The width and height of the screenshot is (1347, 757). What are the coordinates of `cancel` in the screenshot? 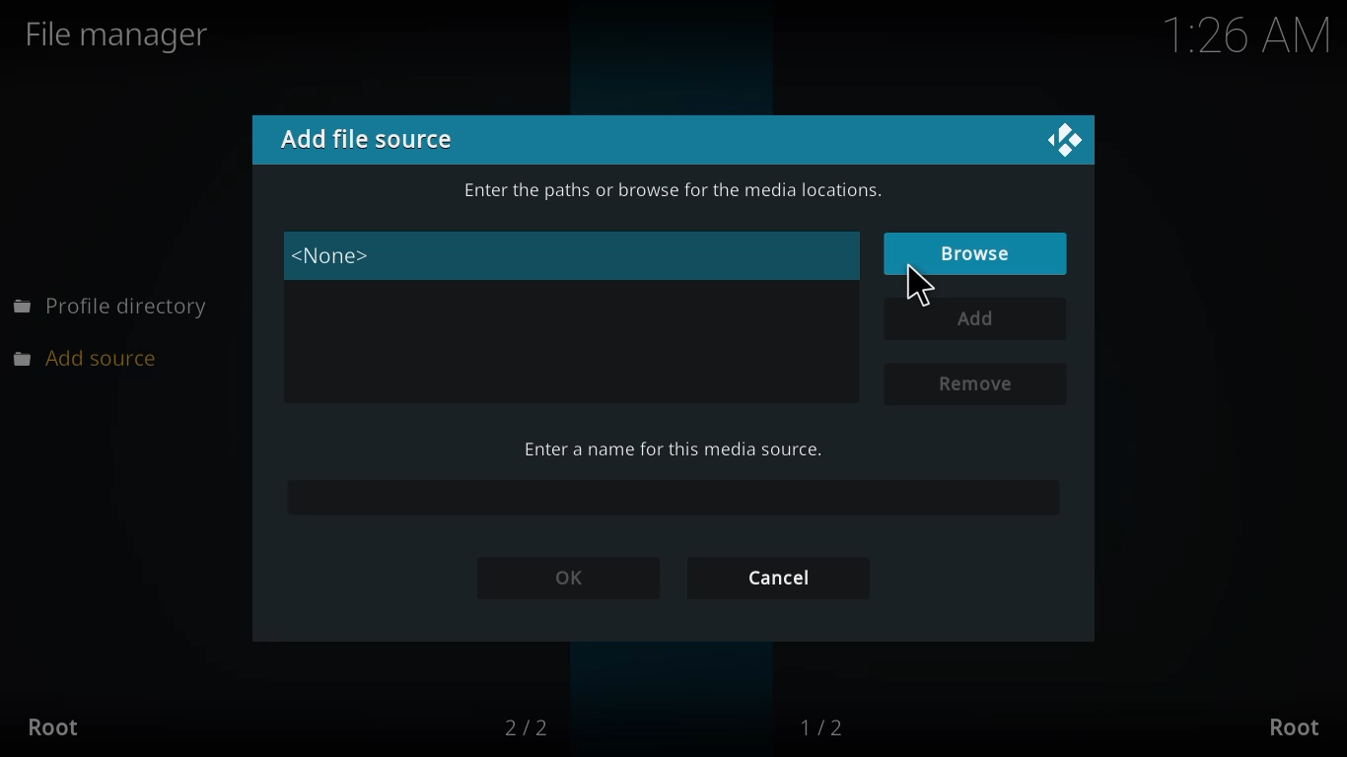 It's located at (778, 574).